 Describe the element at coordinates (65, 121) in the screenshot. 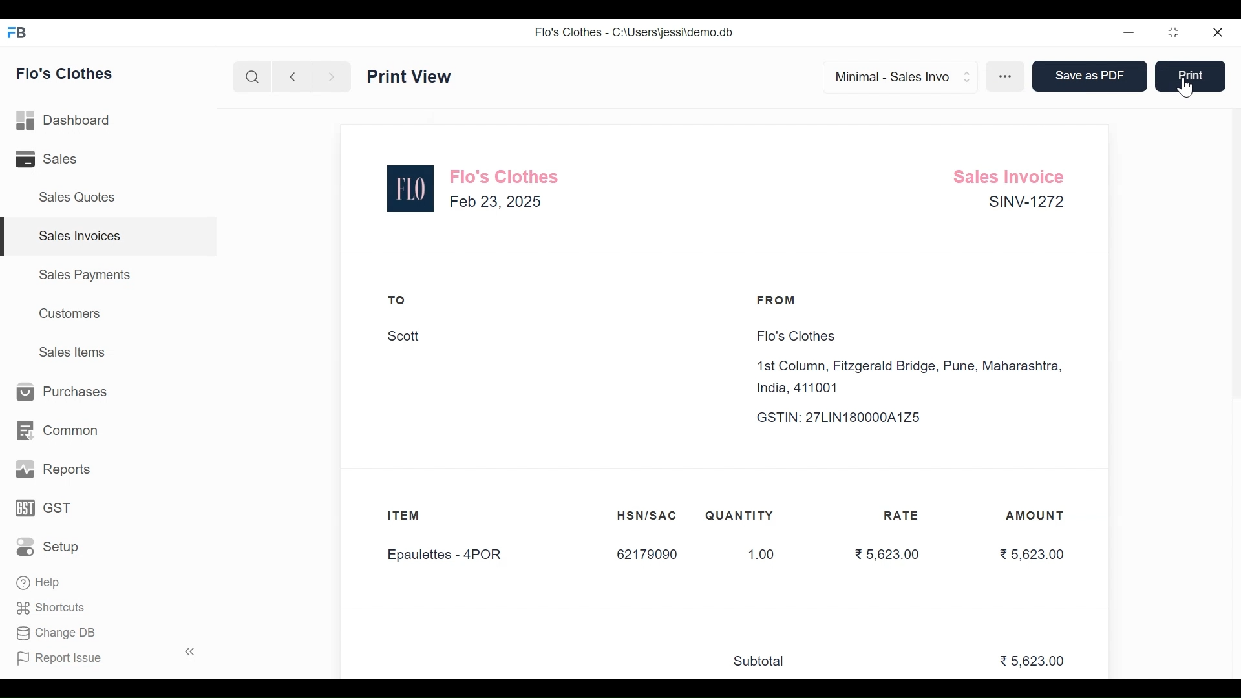

I see `Dashboard` at that location.